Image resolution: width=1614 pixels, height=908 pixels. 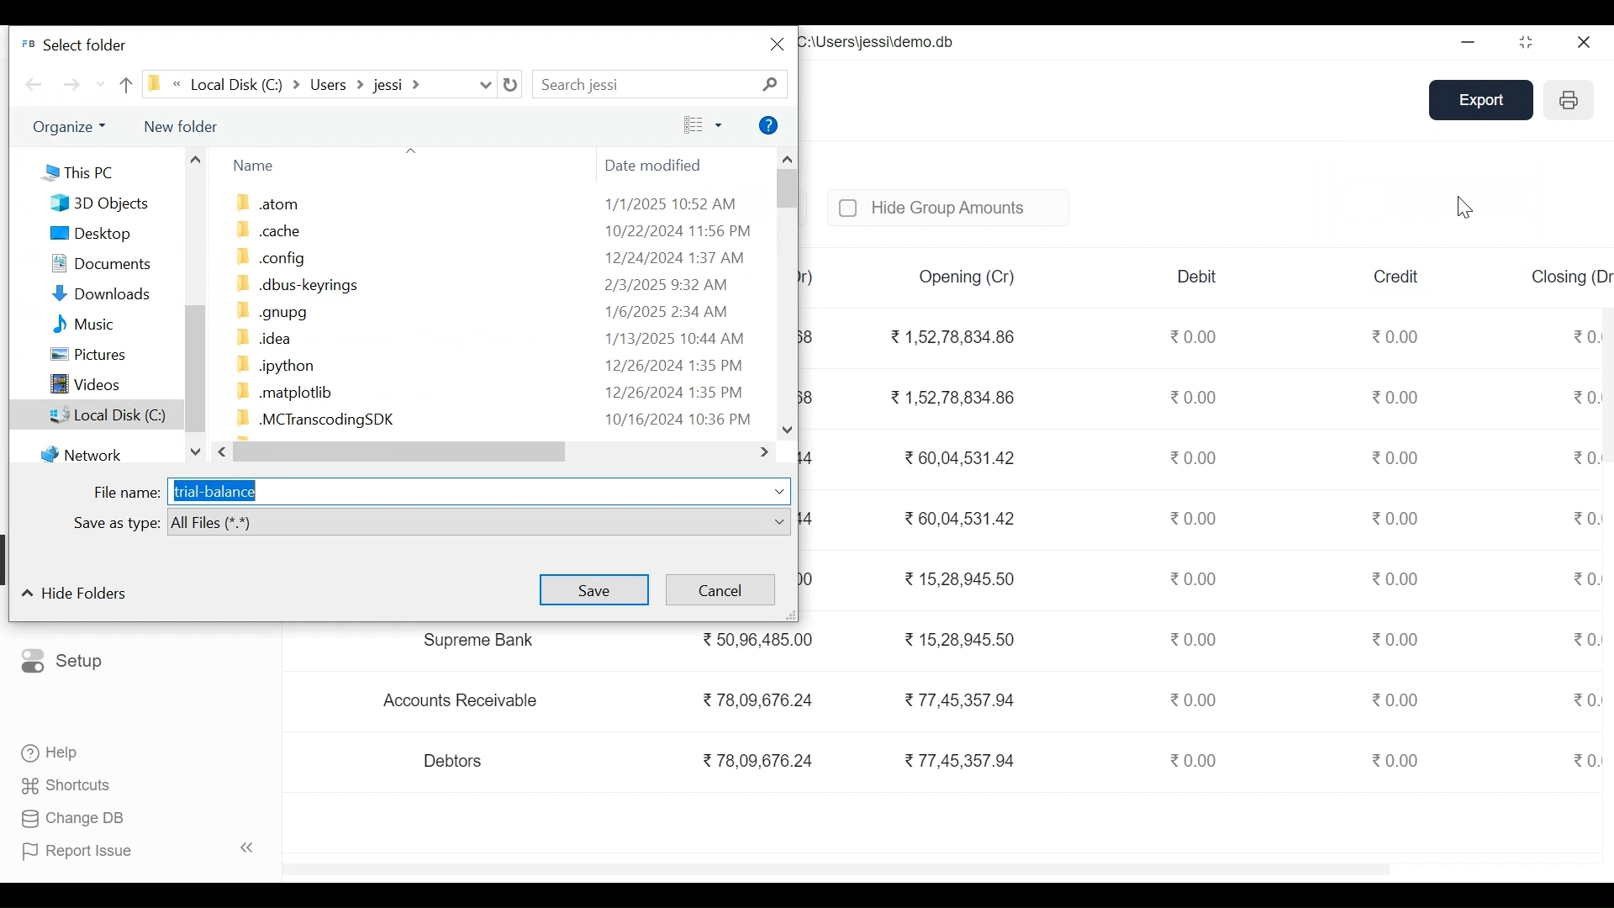 What do you see at coordinates (1584, 641) in the screenshot?
I see `0.00` at bounding box center [1584, 641].